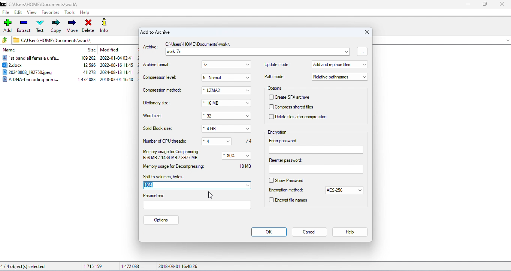 This screenshot has height=271, width=511. What do you see at coordinates (150, 47) in the screenshot?
I see `archive` at bounding box center [150, 47].